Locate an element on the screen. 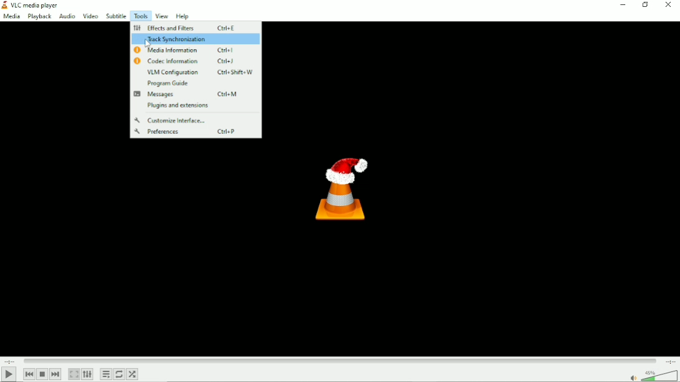 This screenshot has height=382, width=680. Minimize is located at coordinates (621, 4).